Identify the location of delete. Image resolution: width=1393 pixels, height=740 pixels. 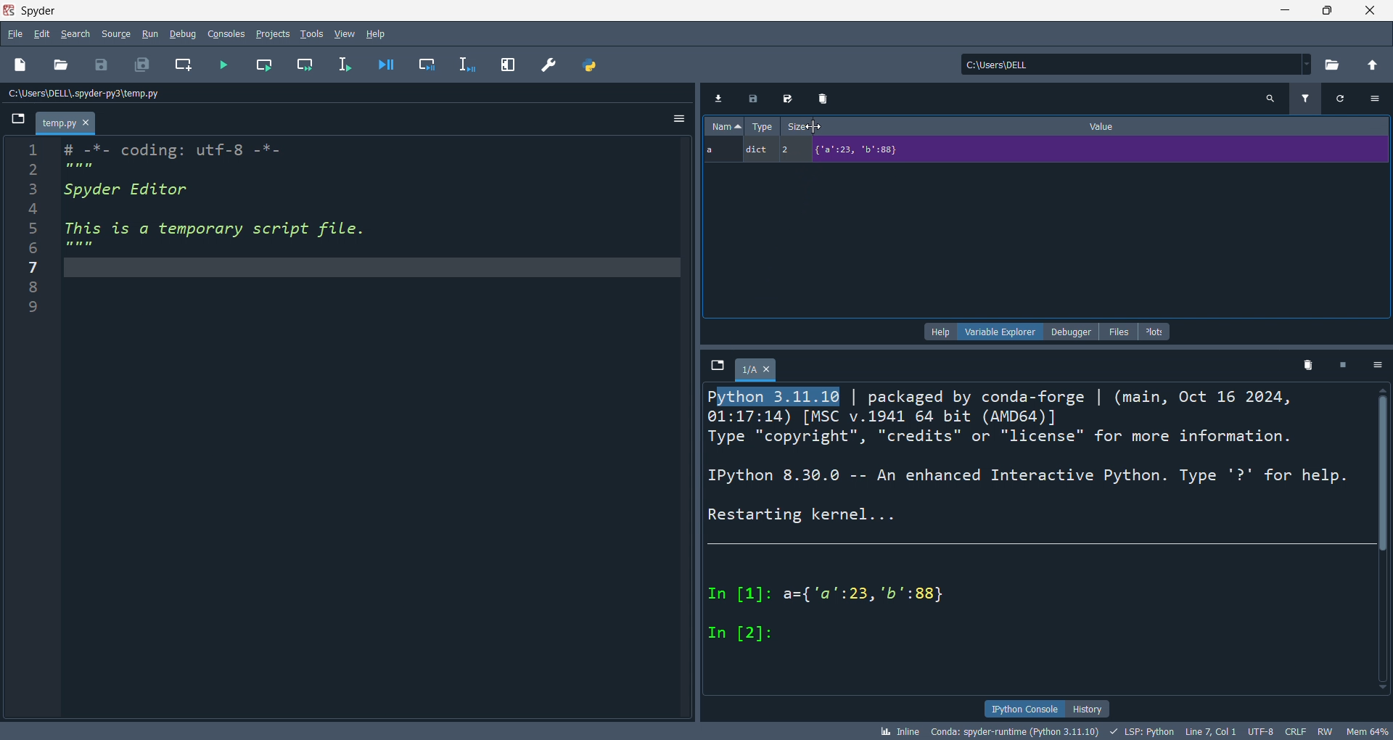
(1309, 365).